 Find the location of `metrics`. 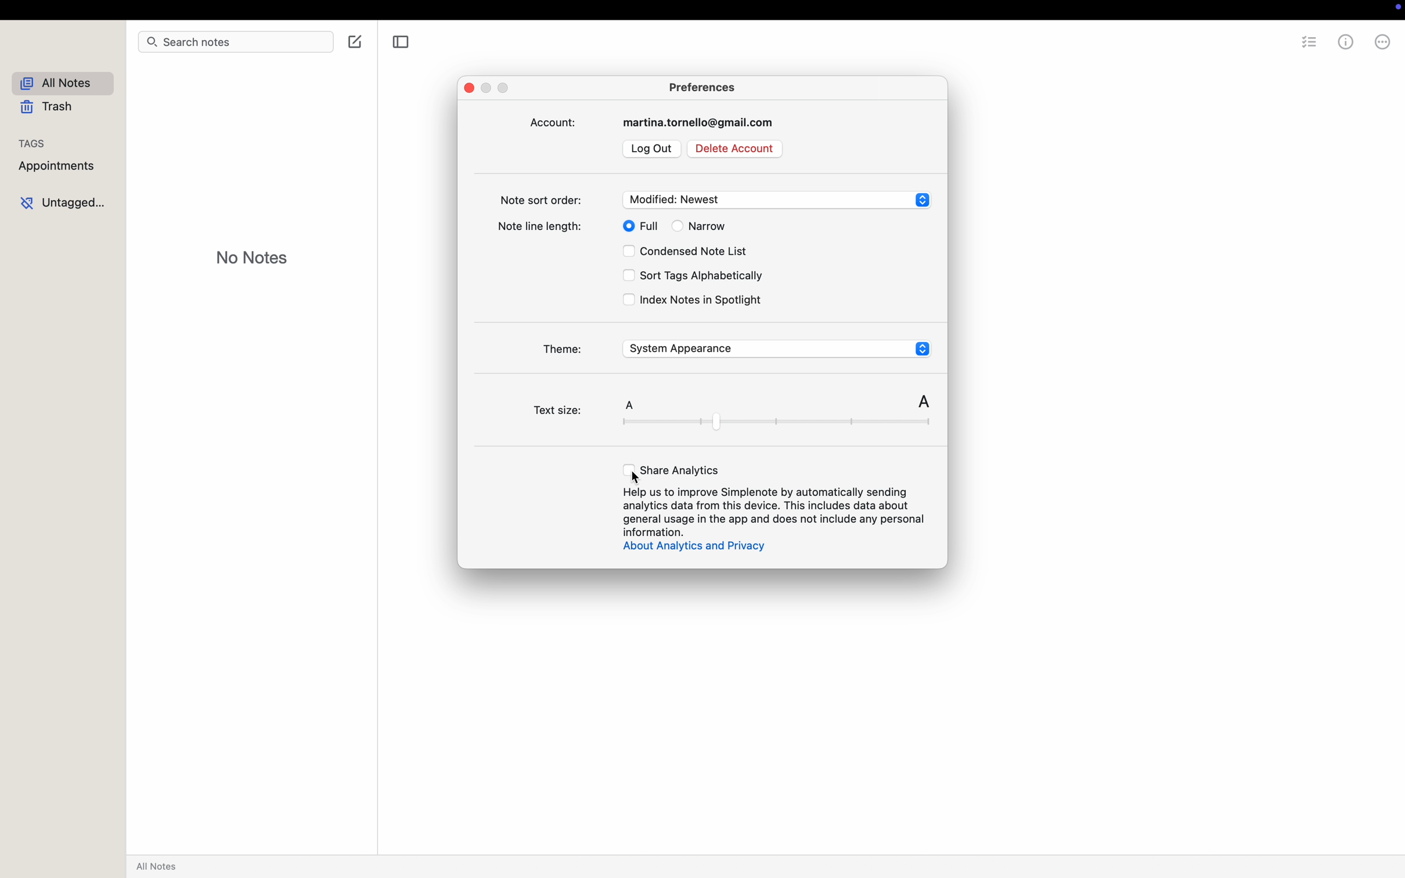

metrics is located at coordinates (1345, 45).